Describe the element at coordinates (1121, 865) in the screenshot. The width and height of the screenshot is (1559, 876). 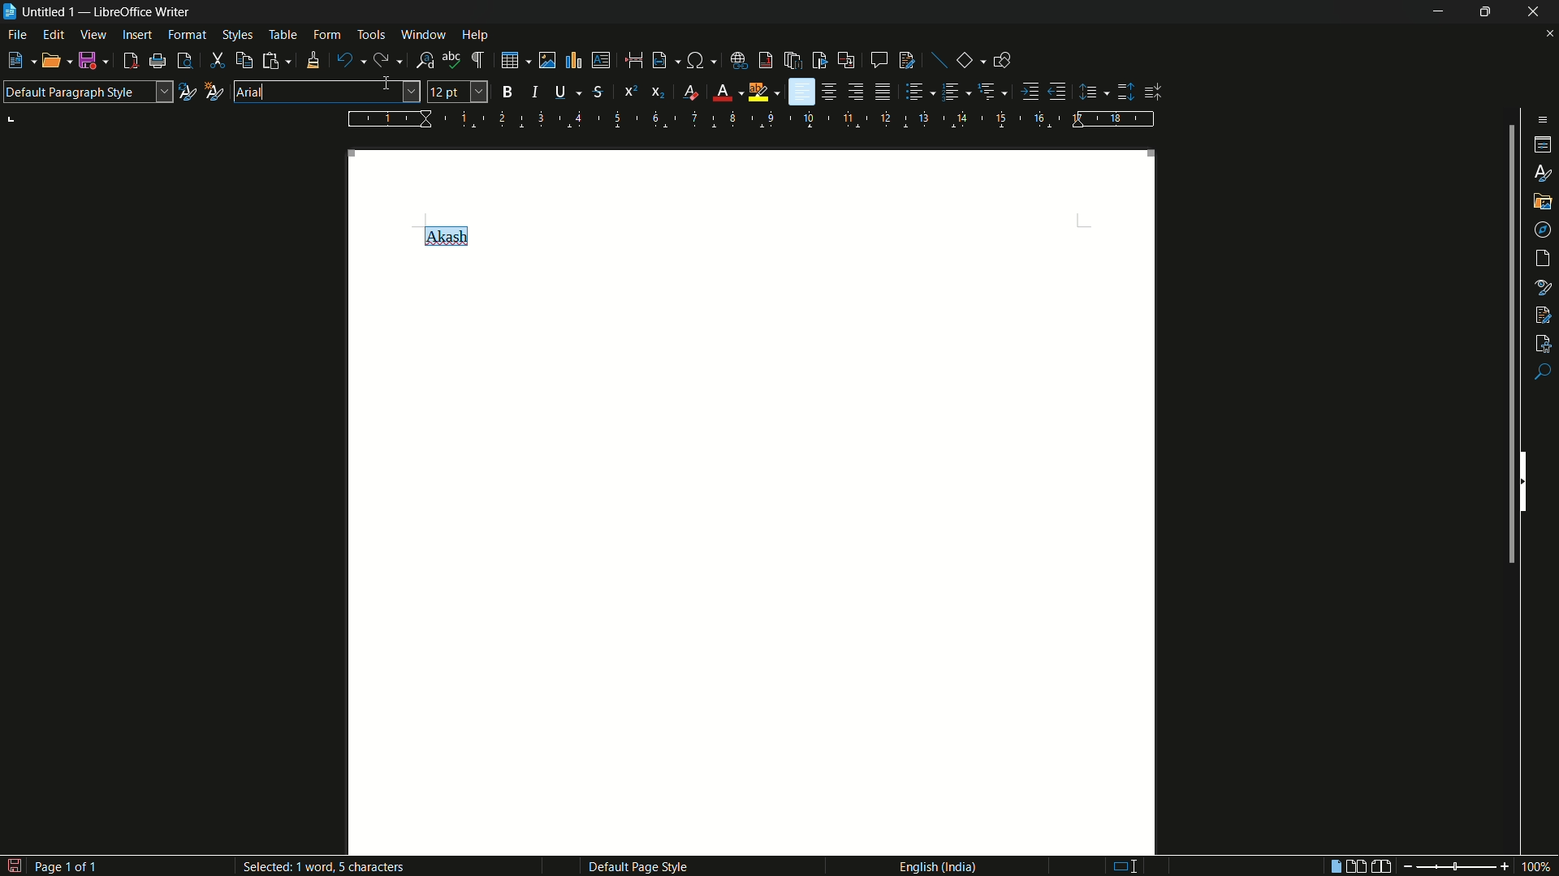
I see `Type` at that location.